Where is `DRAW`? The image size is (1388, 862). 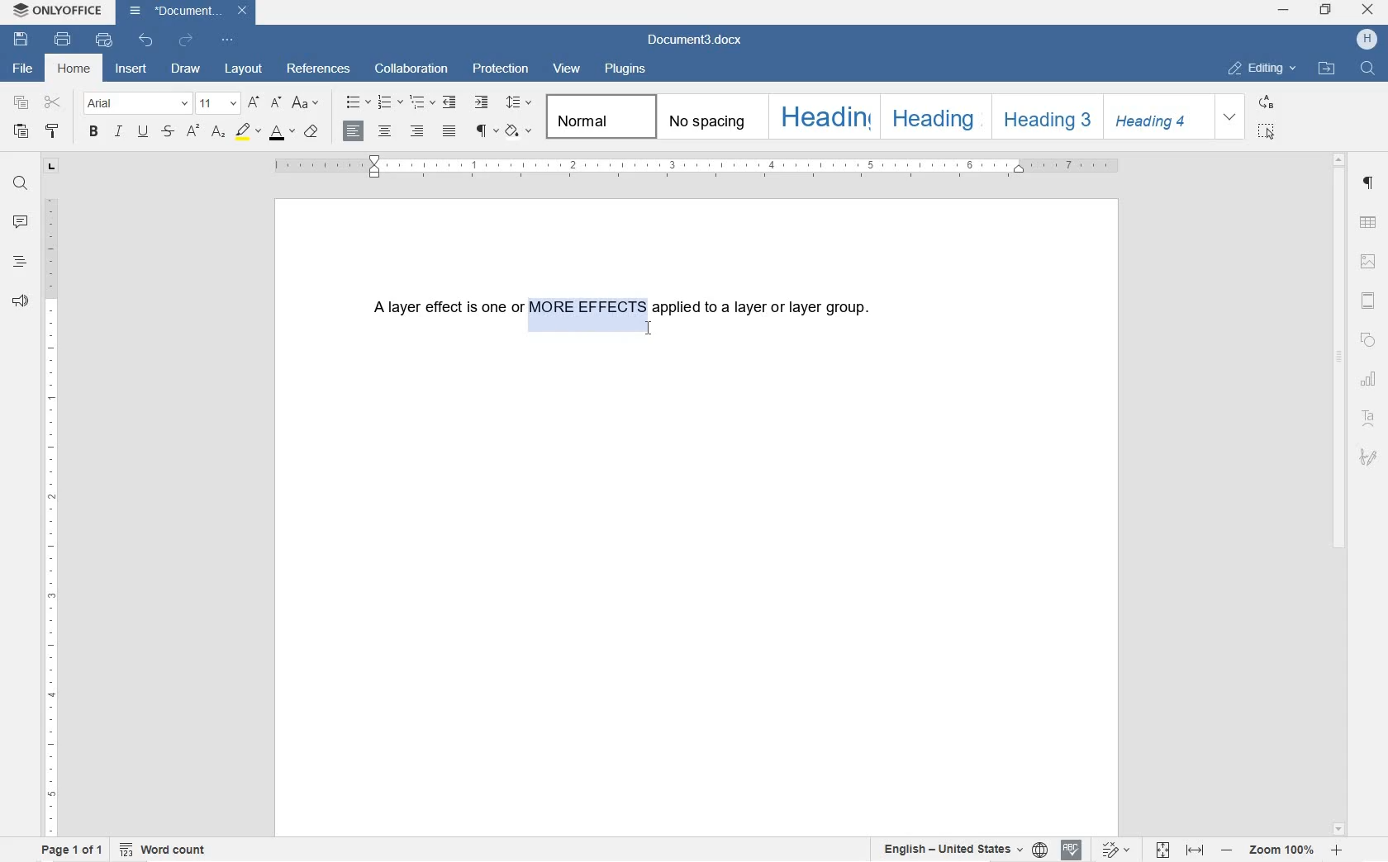 DRAW is located at coordinates (186, 68).